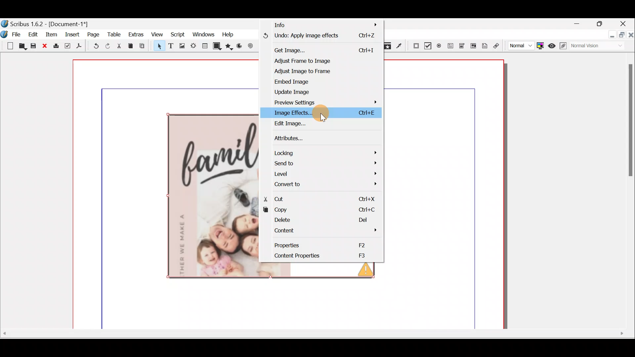  I want to click on Edit, so click(33, 34).